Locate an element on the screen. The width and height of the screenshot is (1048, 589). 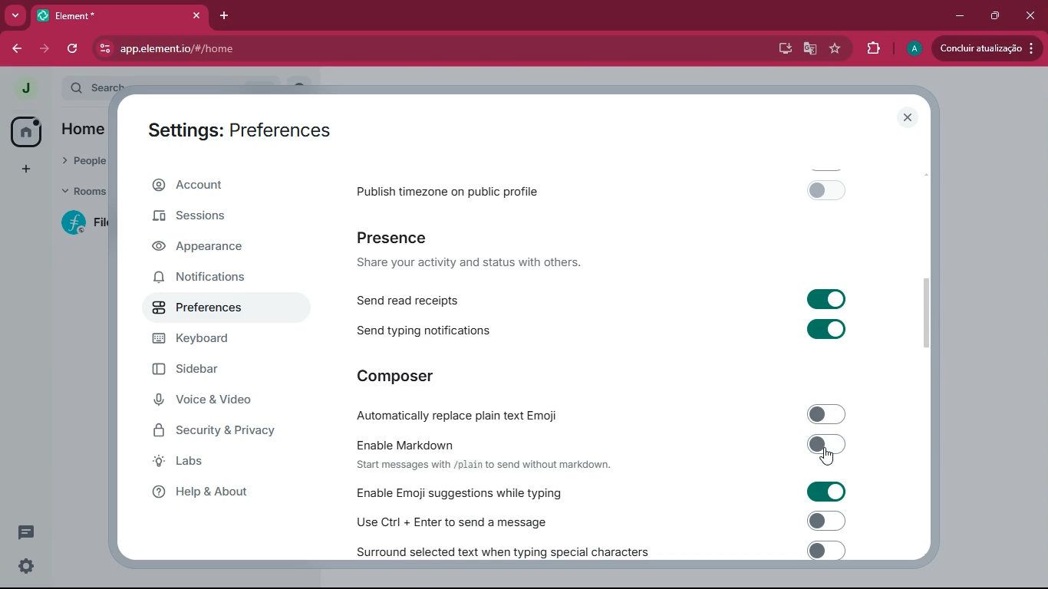
profile is located at coordinates (24, 87).